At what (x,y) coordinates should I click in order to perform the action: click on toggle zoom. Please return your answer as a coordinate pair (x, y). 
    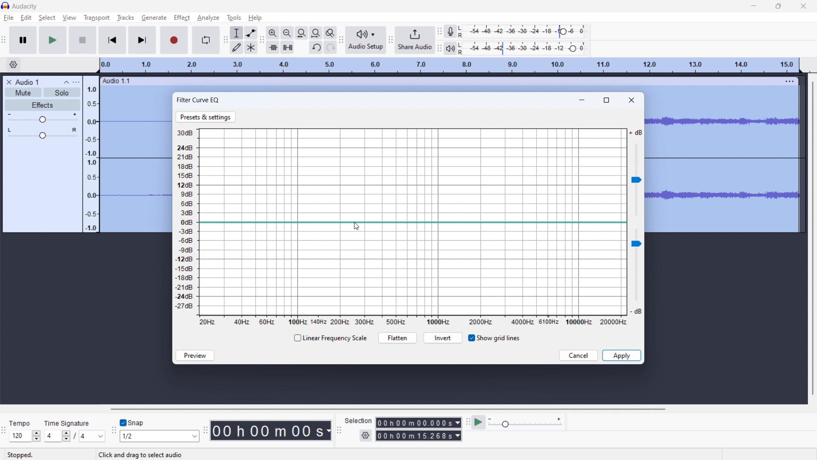
    Looking at the image, I should click on (331, 33).